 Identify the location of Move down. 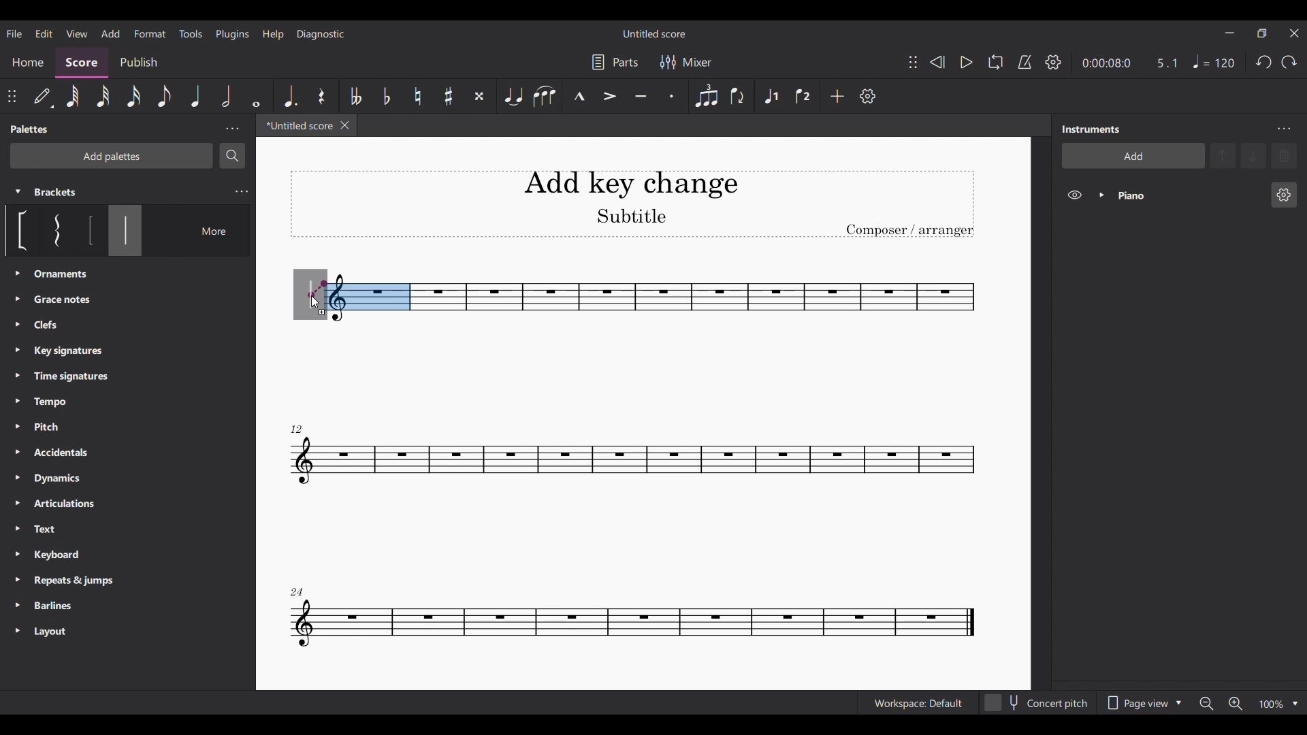
(1254, 156).